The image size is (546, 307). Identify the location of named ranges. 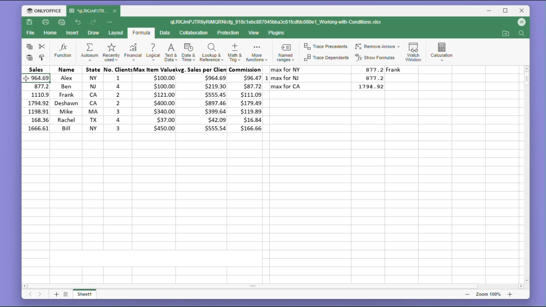
(285, 52).